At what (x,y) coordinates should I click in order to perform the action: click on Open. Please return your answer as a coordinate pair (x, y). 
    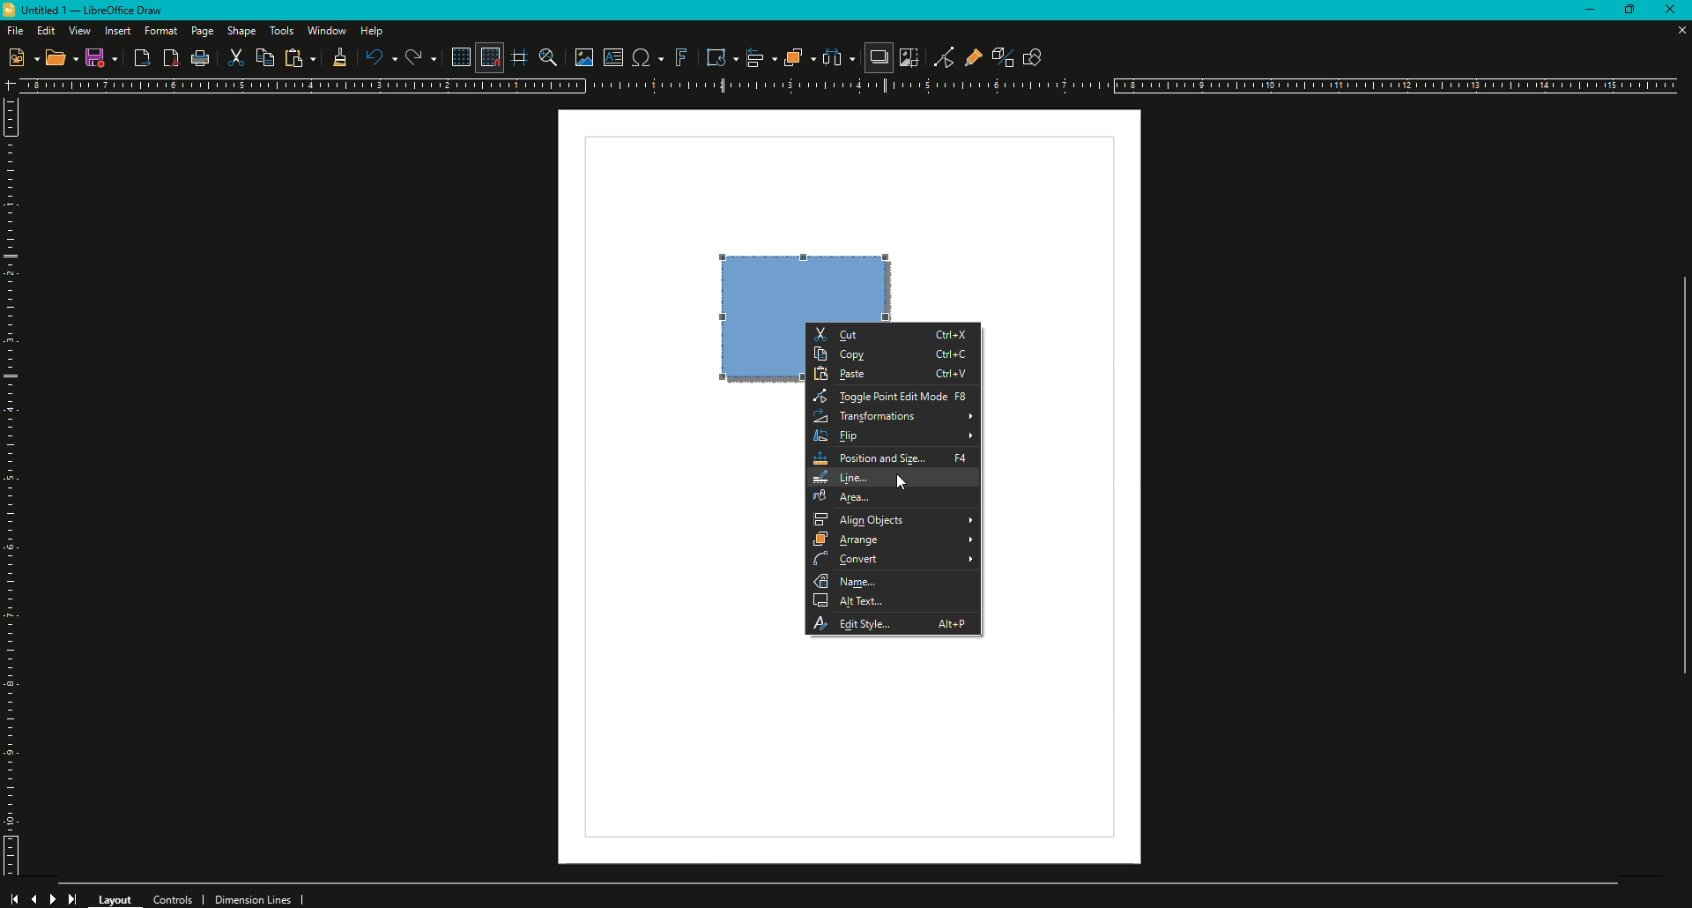
    Looking at the image, I should click on (62, 60).